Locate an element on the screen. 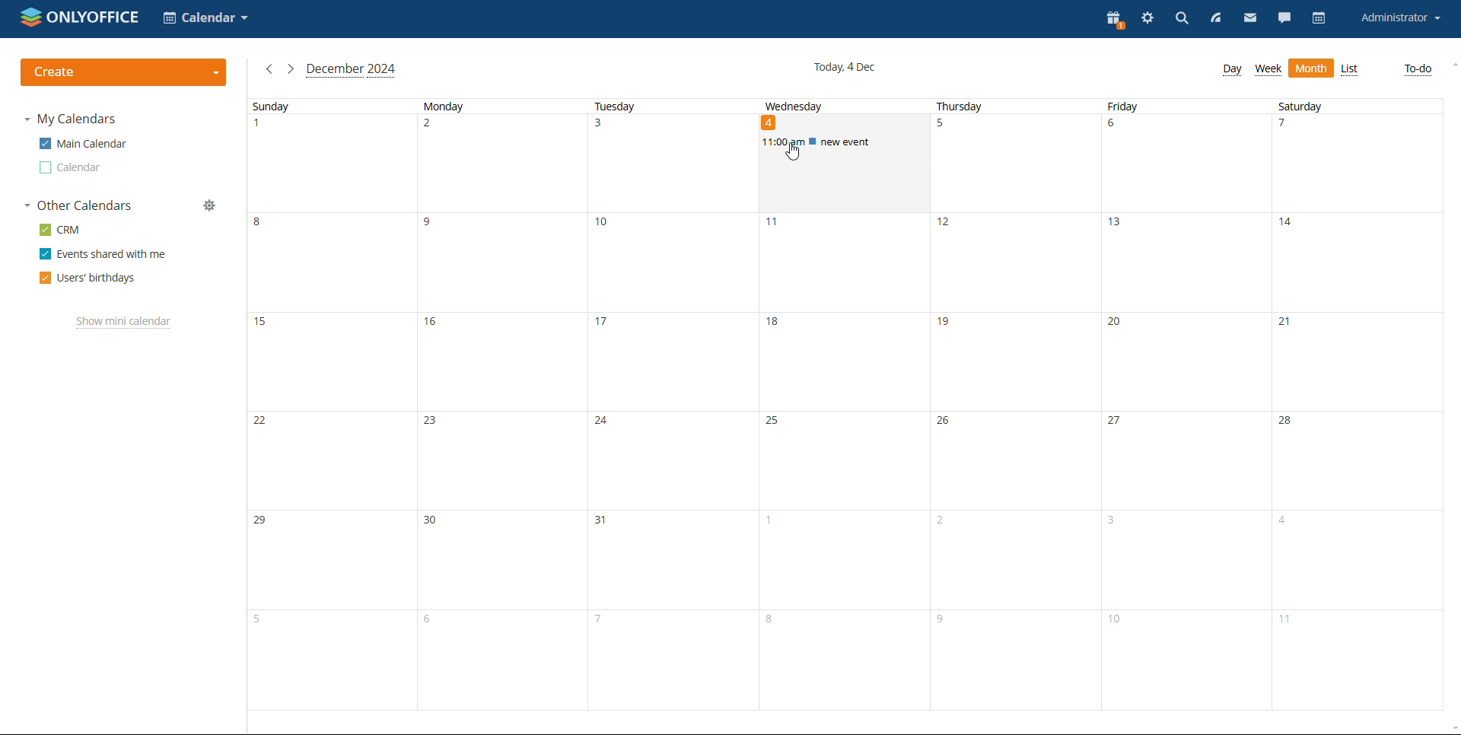 Image resolution: width=1461 pixels, height=735 pixels. wednesday is located at coordinates (840, 435).